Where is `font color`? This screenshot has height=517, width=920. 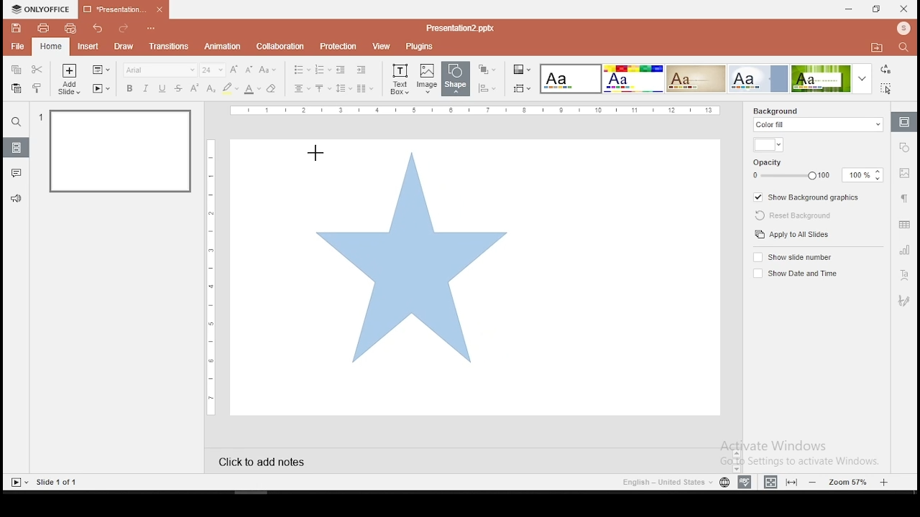
font color is located at coordinates (252, 89).